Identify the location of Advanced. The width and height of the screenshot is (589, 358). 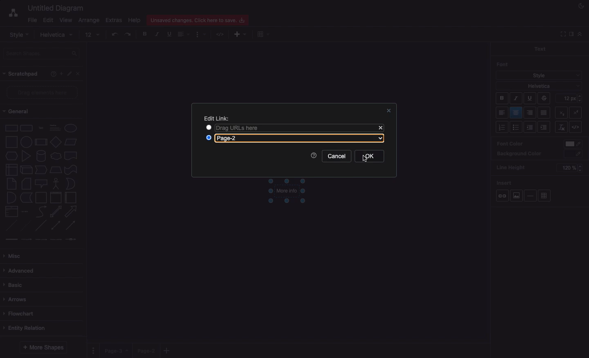
(20, 271).